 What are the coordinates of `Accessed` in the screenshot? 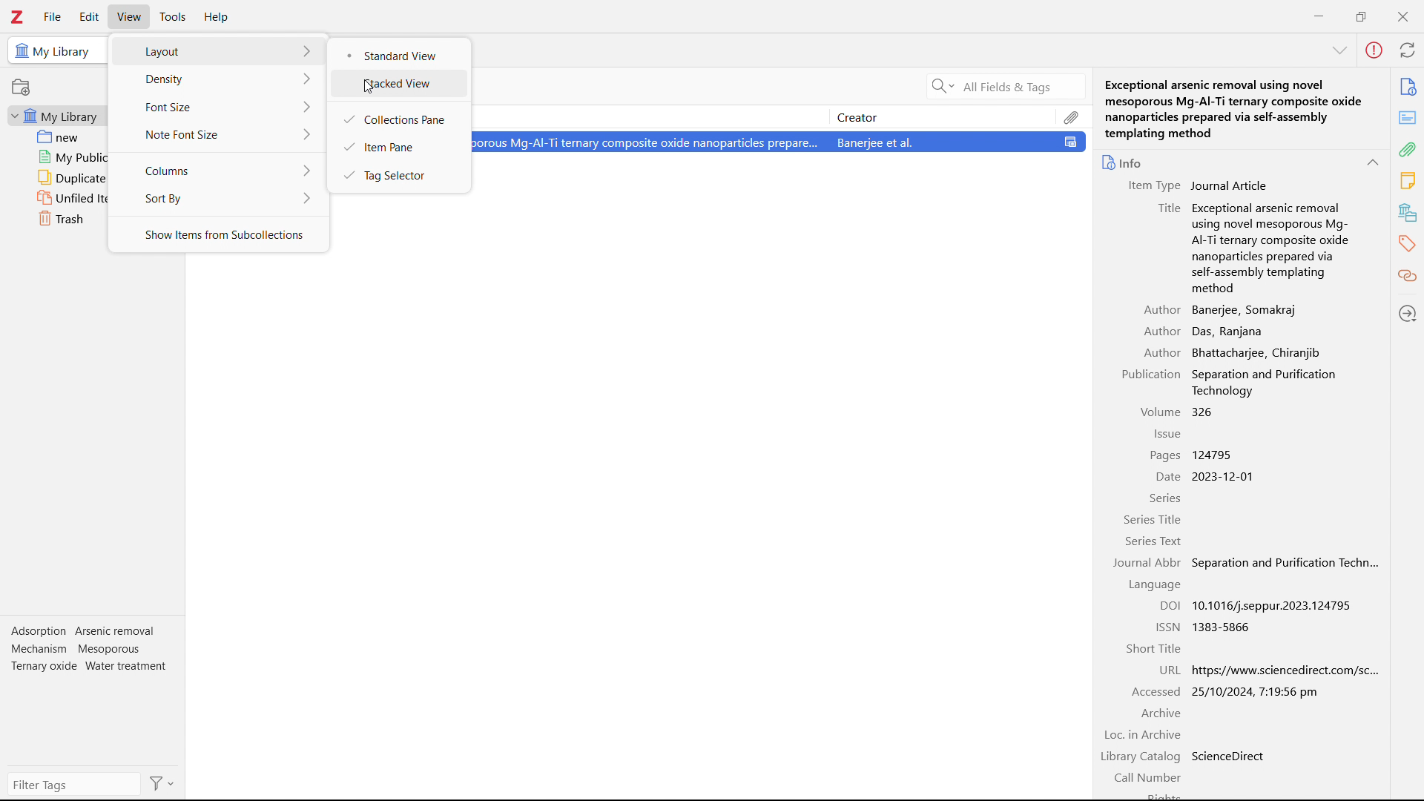 It's located at (1155, 690).